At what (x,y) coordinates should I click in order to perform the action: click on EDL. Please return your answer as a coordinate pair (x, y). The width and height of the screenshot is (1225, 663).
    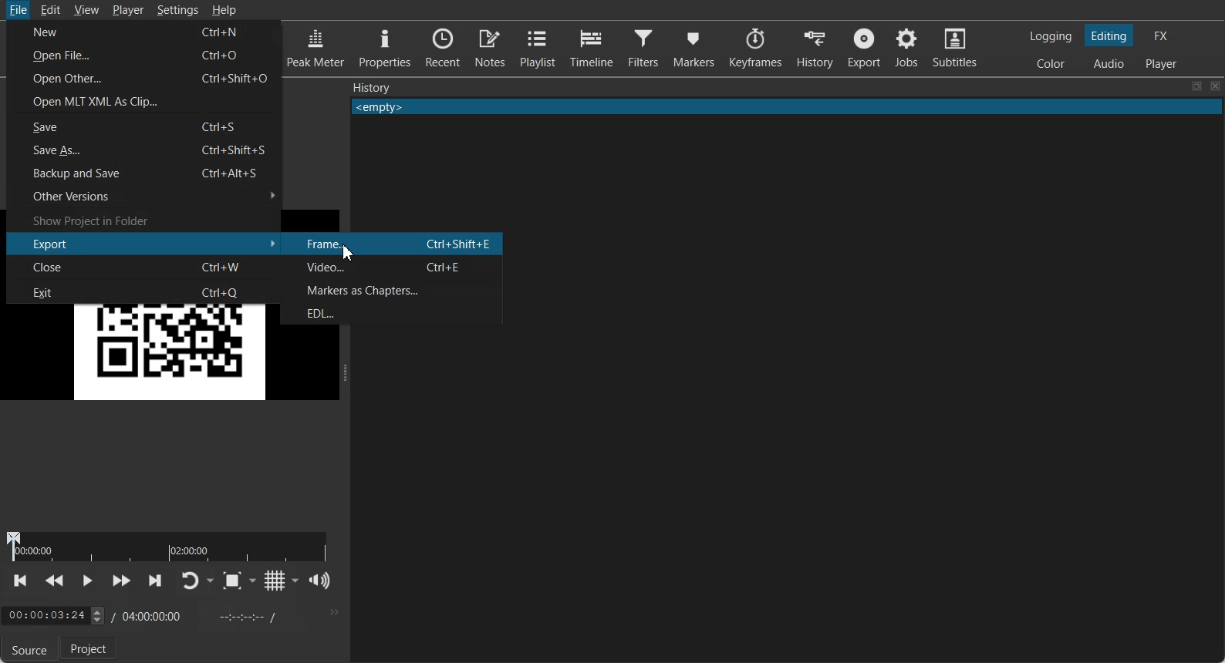
    Looking at the image, I should click on (396, 311).